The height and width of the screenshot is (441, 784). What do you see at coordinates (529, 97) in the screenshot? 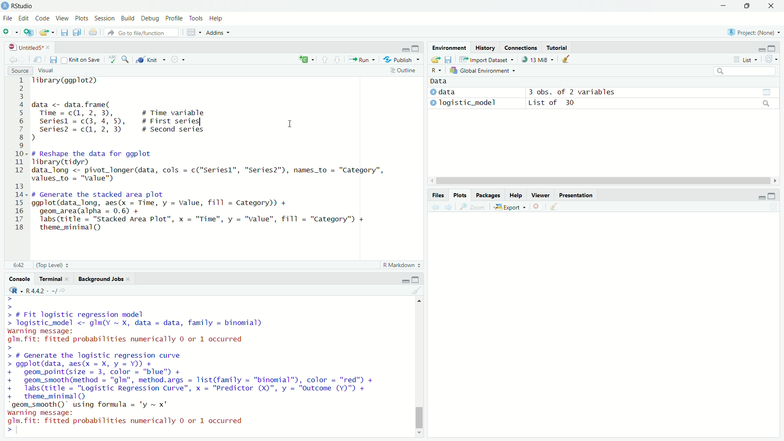
I see `) data 3 obs. of 2 variables
» Togistic_model List of 30` at bounding box center [529, 97].